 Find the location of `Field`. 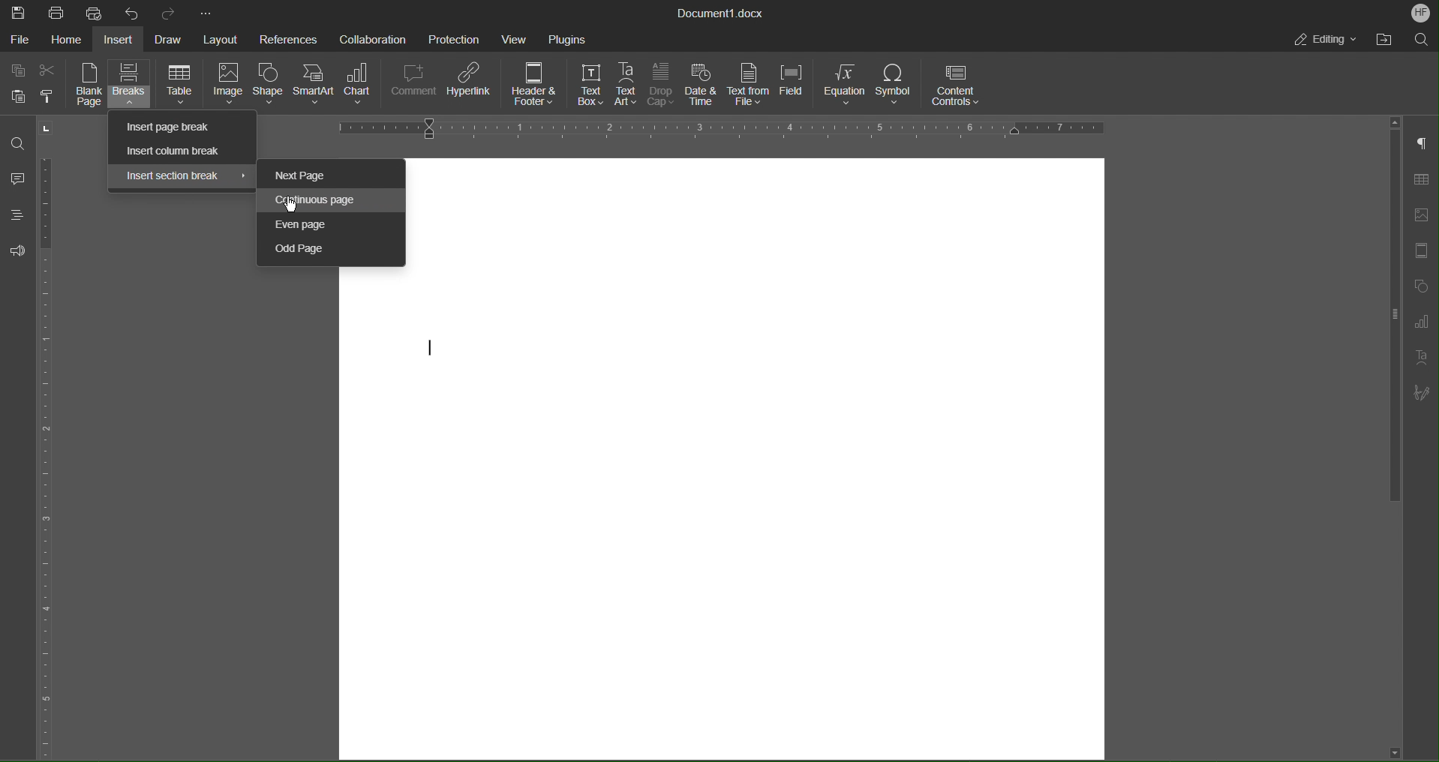

Field is located at coordinates (792, 85).